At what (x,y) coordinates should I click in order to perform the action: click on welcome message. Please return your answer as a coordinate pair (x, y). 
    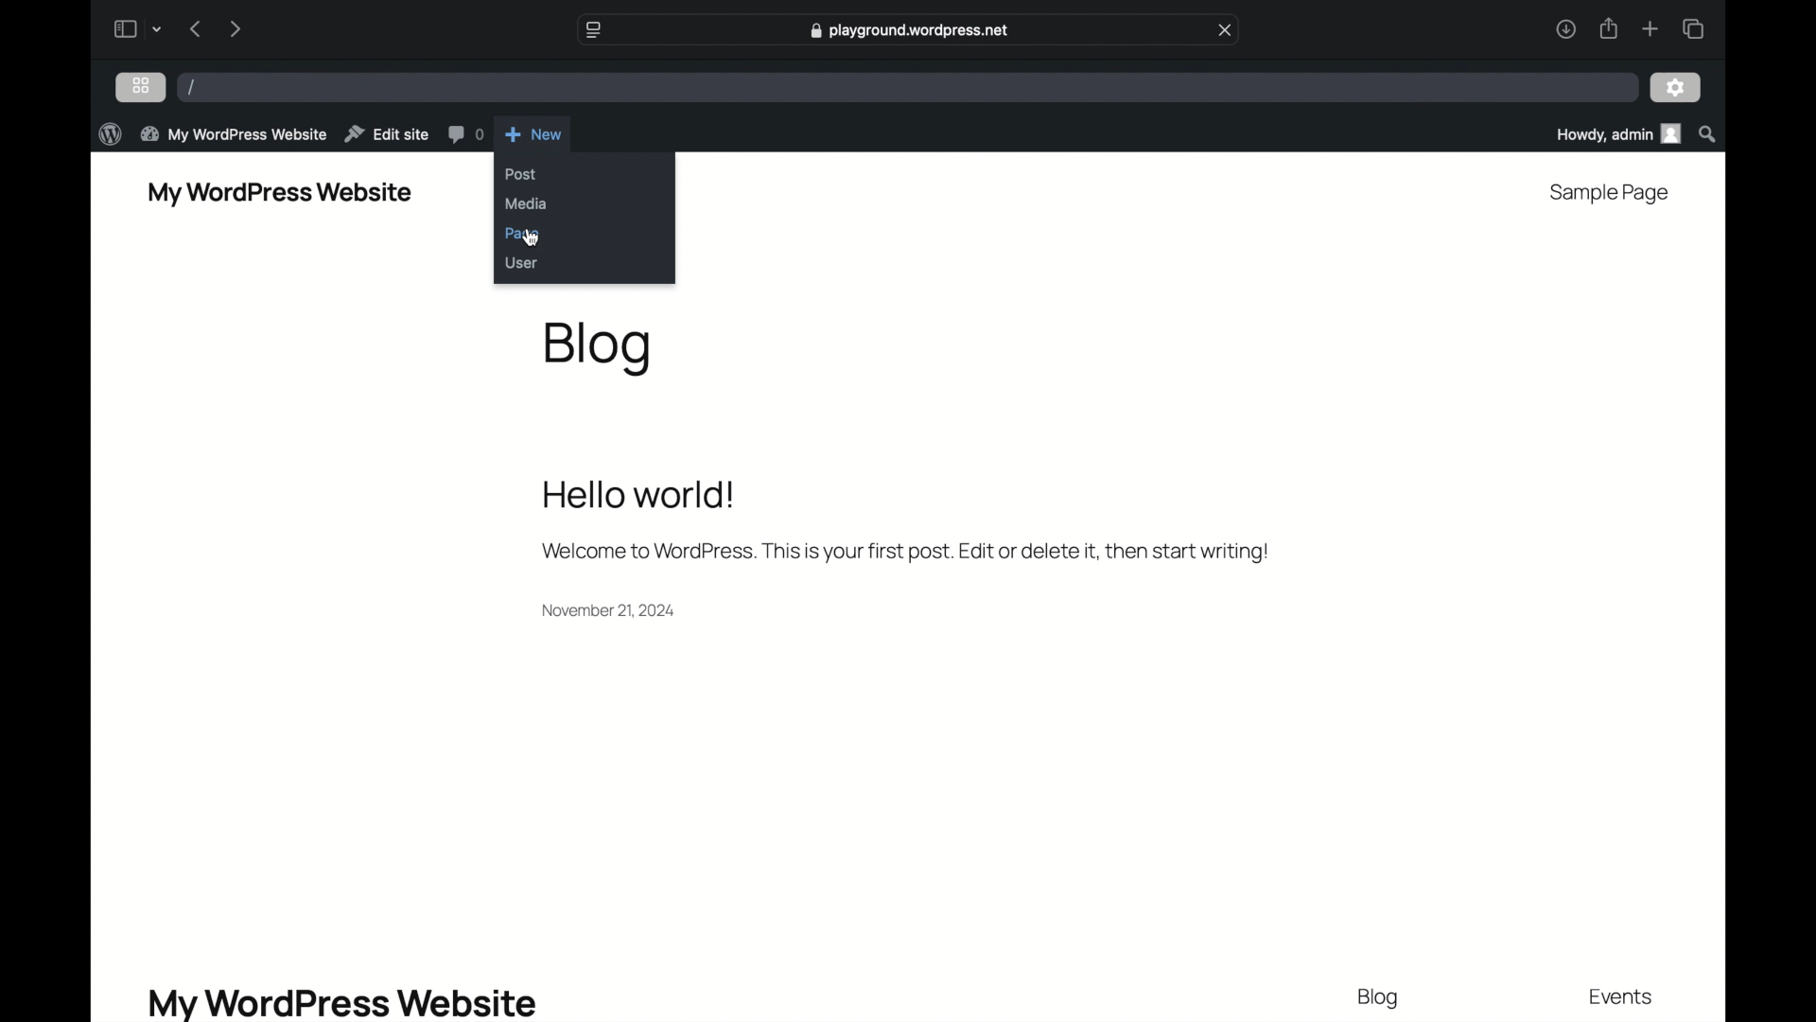
    Looking at the image, I should click on (903, 552).